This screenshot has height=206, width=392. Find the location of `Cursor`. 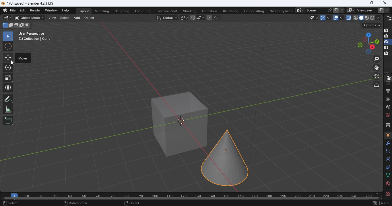

Cursor is located at coordinates (8, 46).